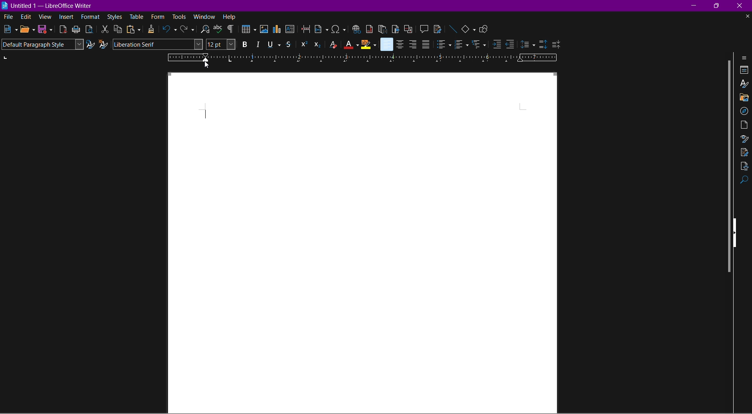  What do you see at coordinates (495, 45) in the screenshot?
I see `Increase Indent` at bounding box center [495, 45].